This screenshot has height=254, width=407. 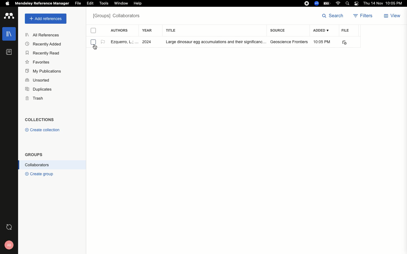 What do you see at coordinates (34, 154) in the screenshot?
I see `Groups` at bounding box center [34, 154].